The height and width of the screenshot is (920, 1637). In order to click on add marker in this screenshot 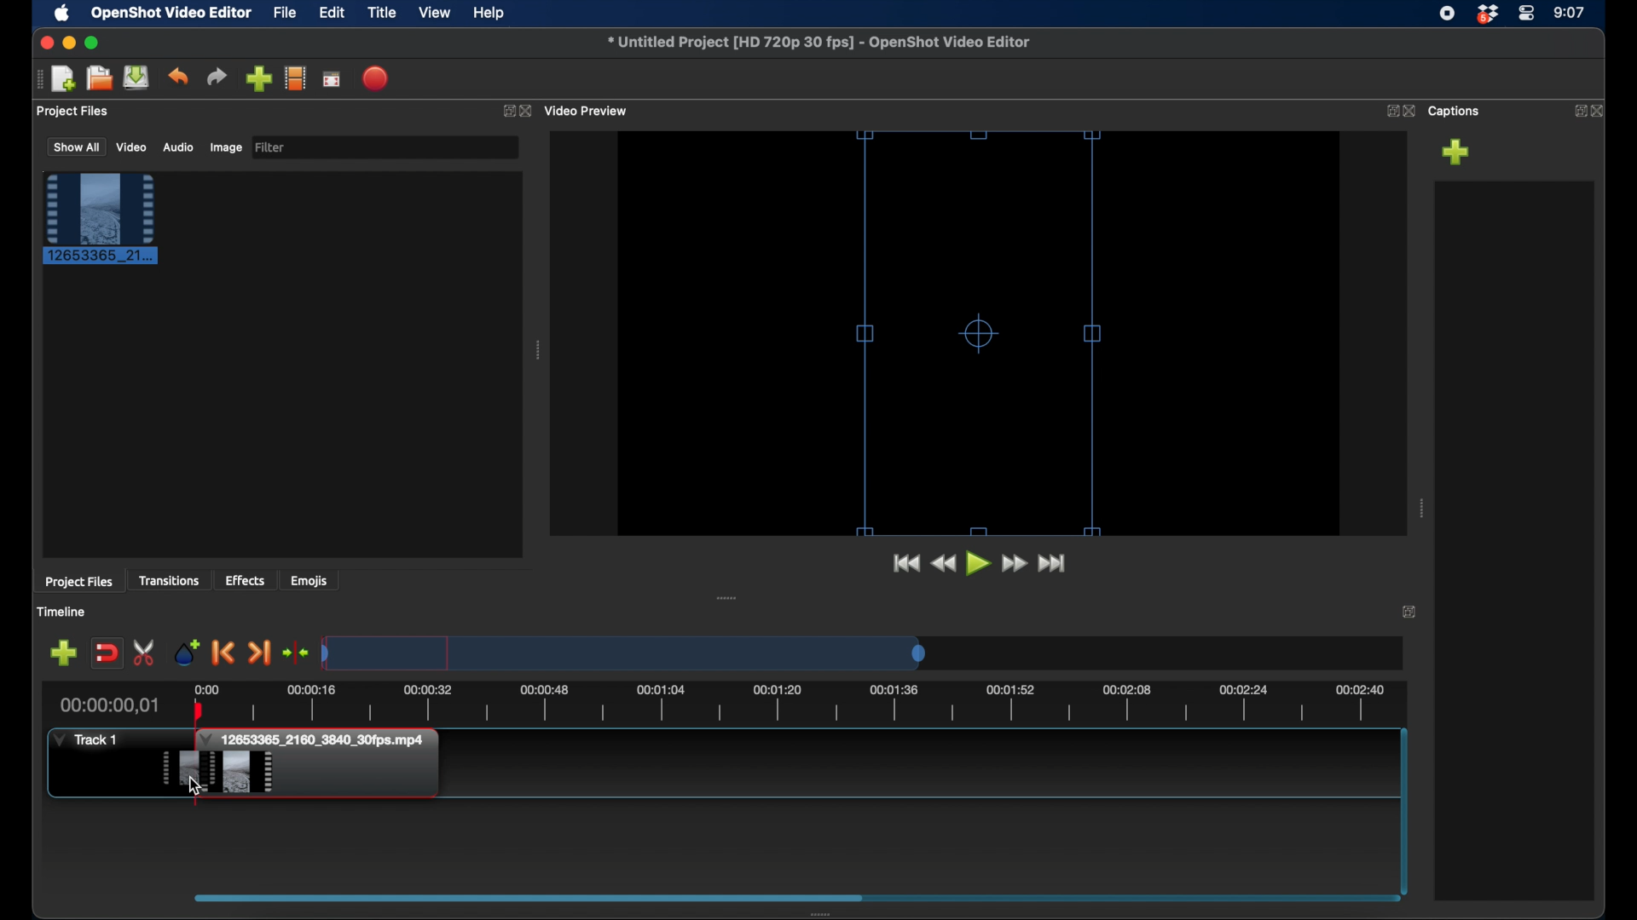, I will do `click(188, 653)`.